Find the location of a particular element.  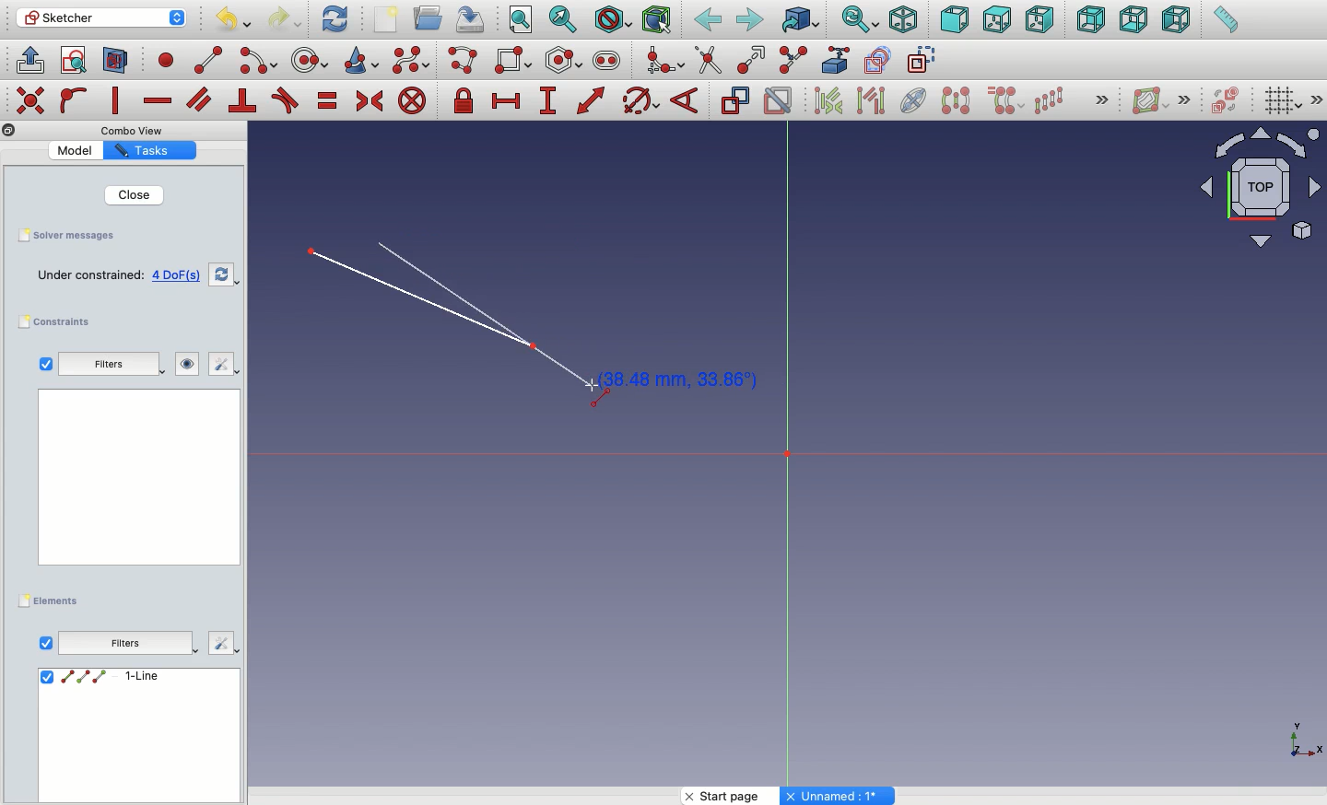

New is located at coordinates (388, 19).